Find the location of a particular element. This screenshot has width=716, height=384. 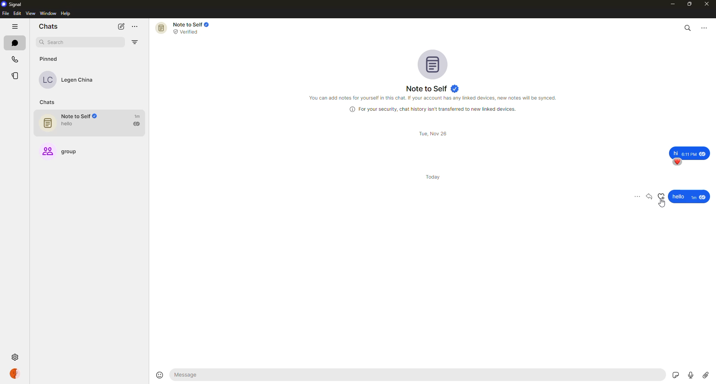

close is located at coordinates (707, 5).